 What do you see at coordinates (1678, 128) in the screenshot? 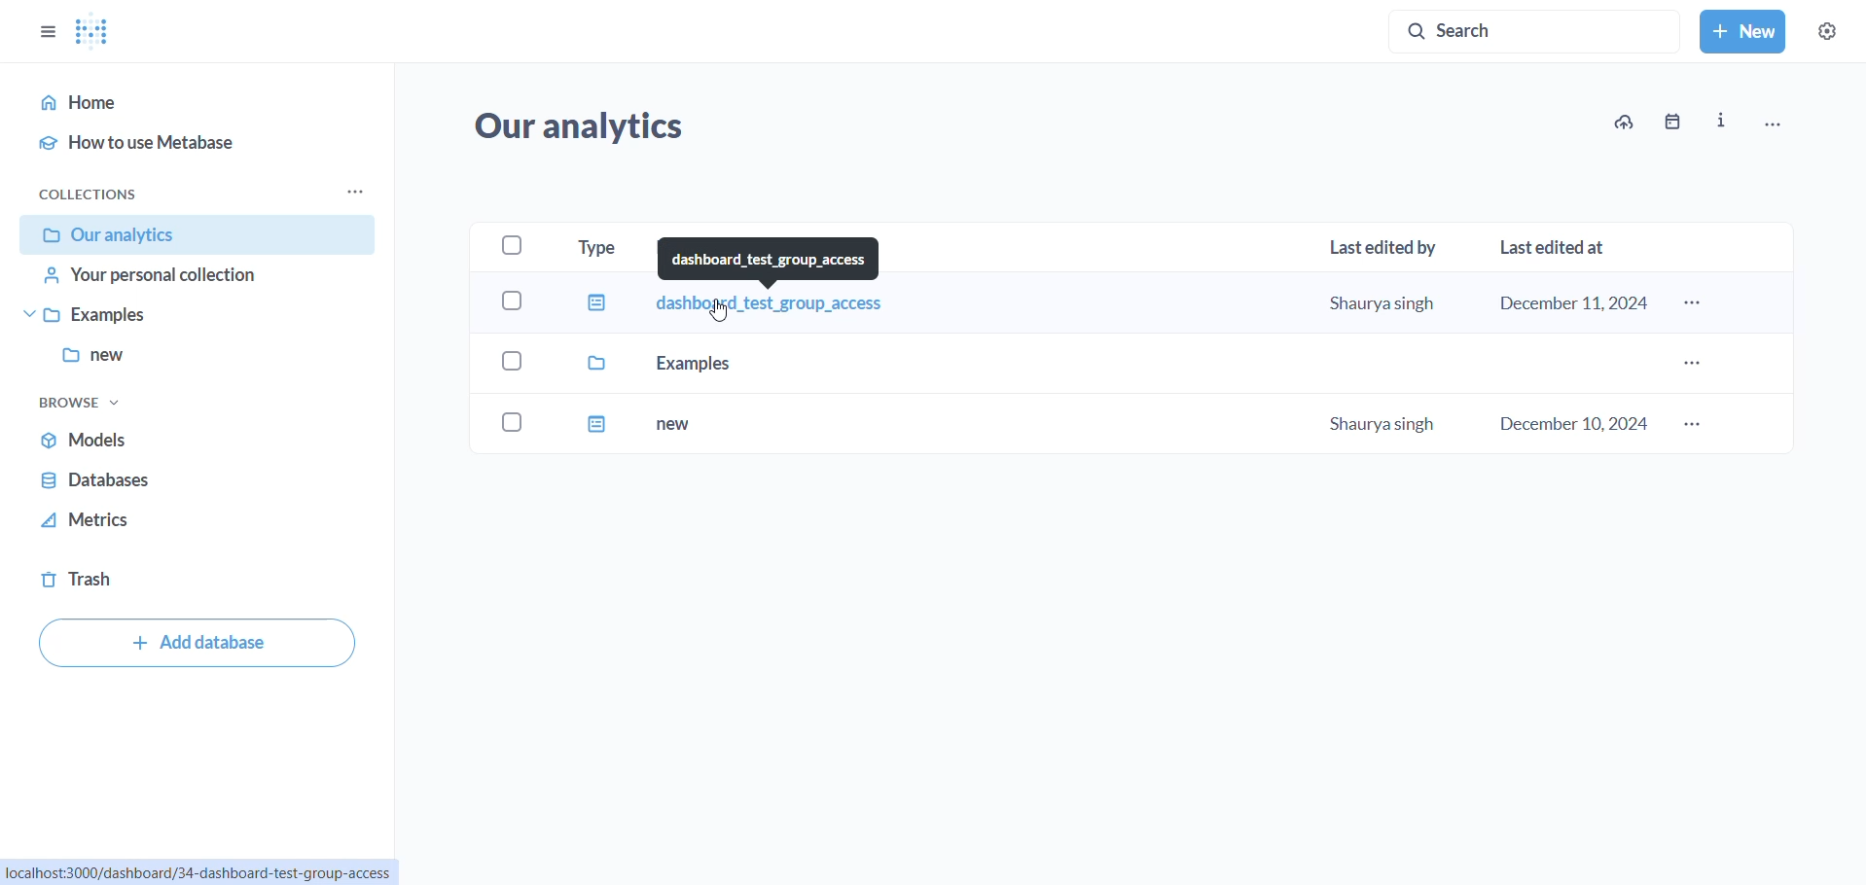
I see `calender` at bounding box center [1678, 128].